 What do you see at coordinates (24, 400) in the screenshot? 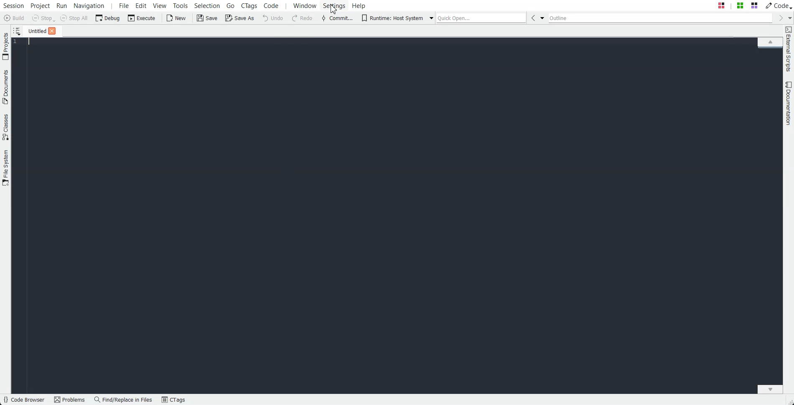
I see `Code Browser` at bounding box center [24, 400].